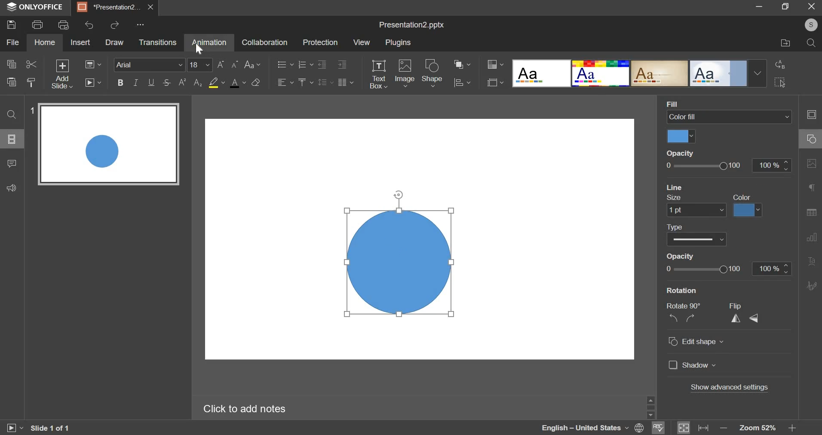  Describe the element at coordinates (305, 64) in the screenshot. I see `numbering` at that location.